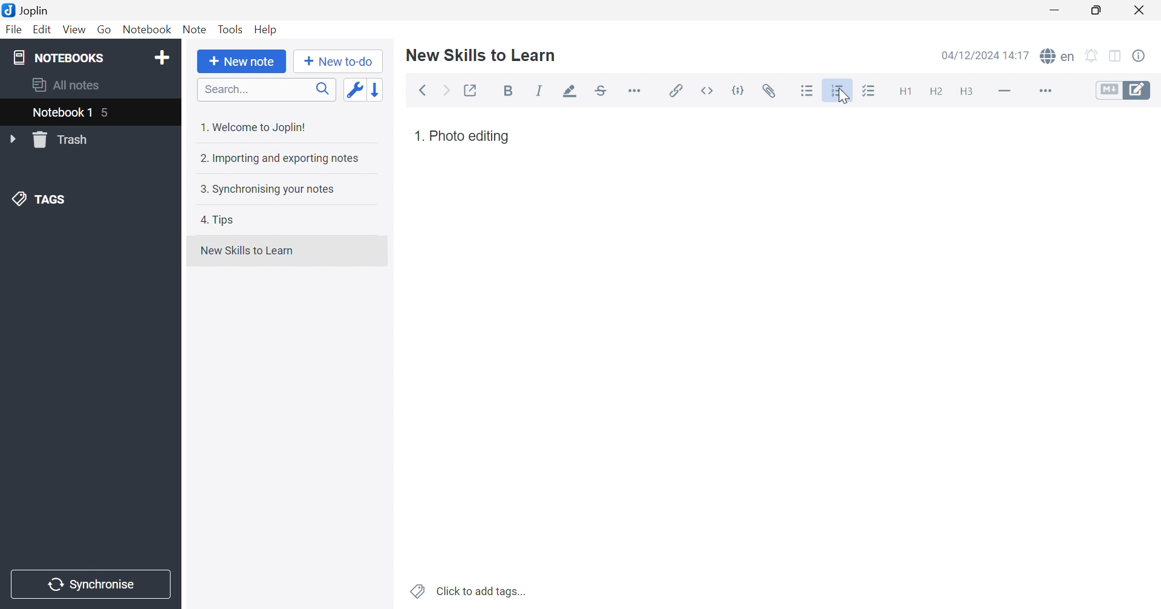 The image size is (1161, 609). What do you see at coordinates (966, 92) in the screenshot?
I see `Heading 3` at bounding box center [966, 92].